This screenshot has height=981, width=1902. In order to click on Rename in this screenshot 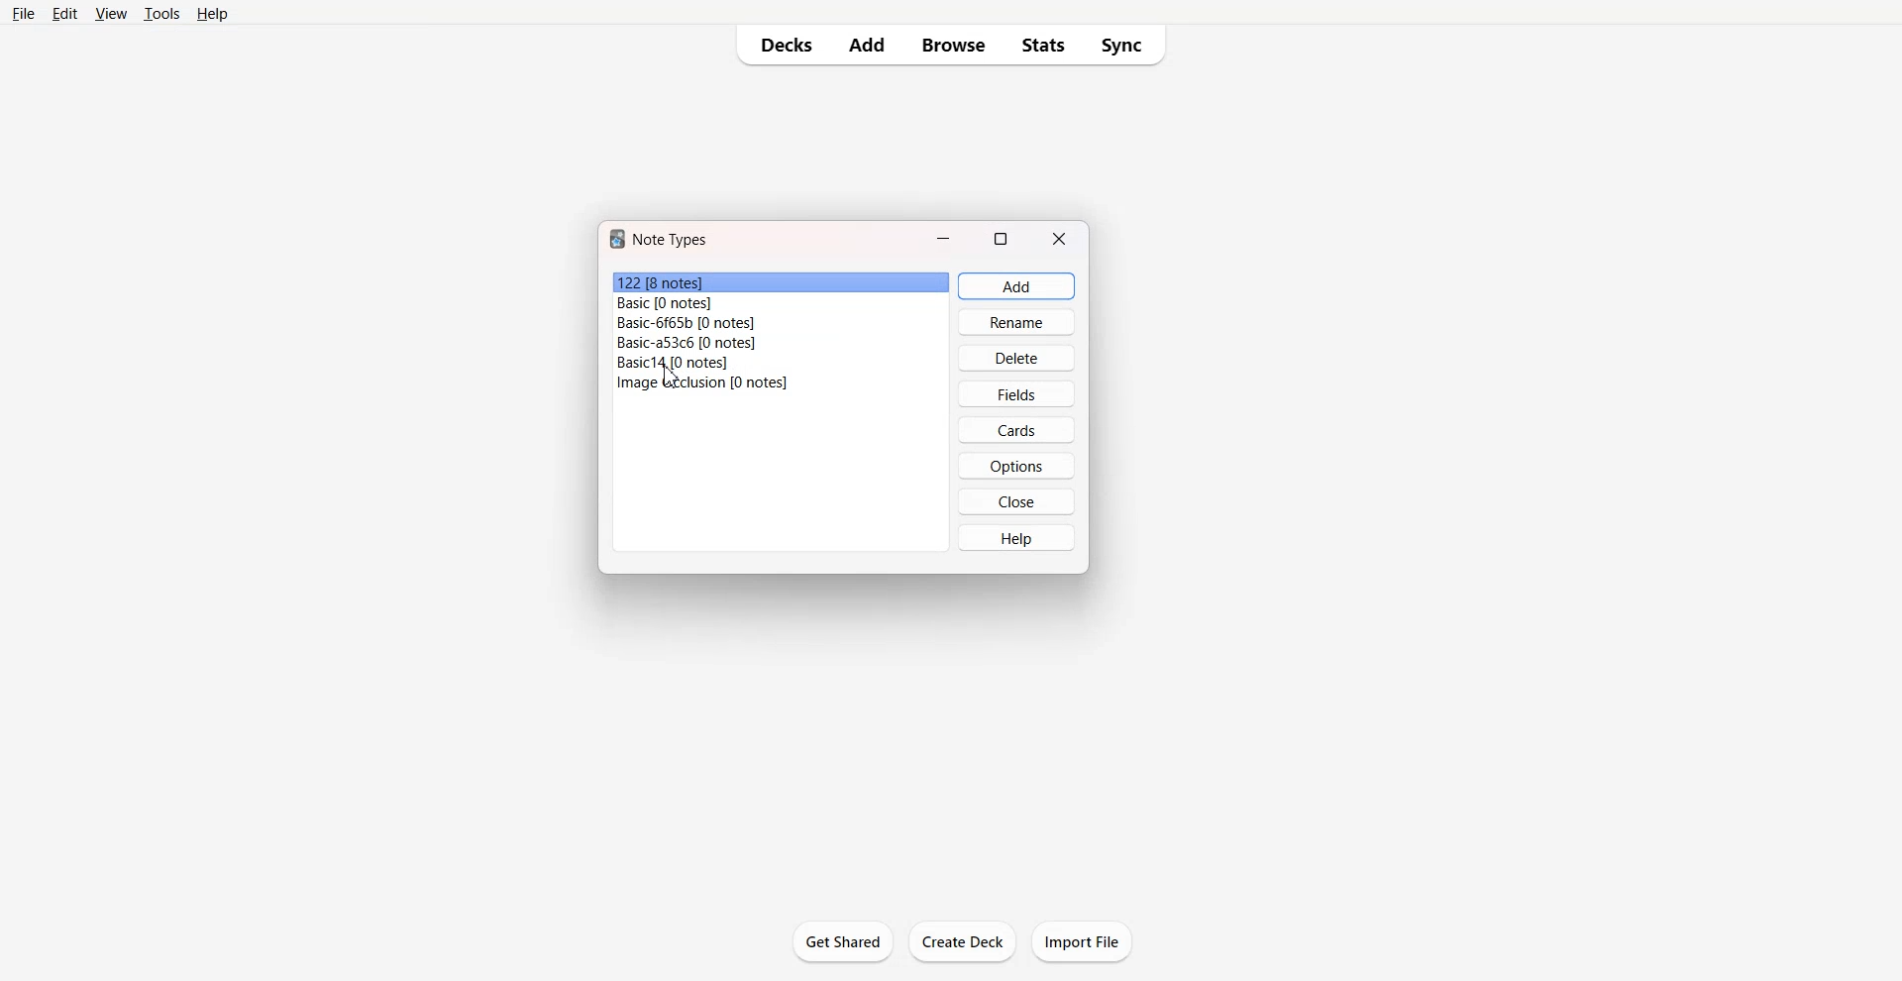, I will do `click(1017, 322)`.